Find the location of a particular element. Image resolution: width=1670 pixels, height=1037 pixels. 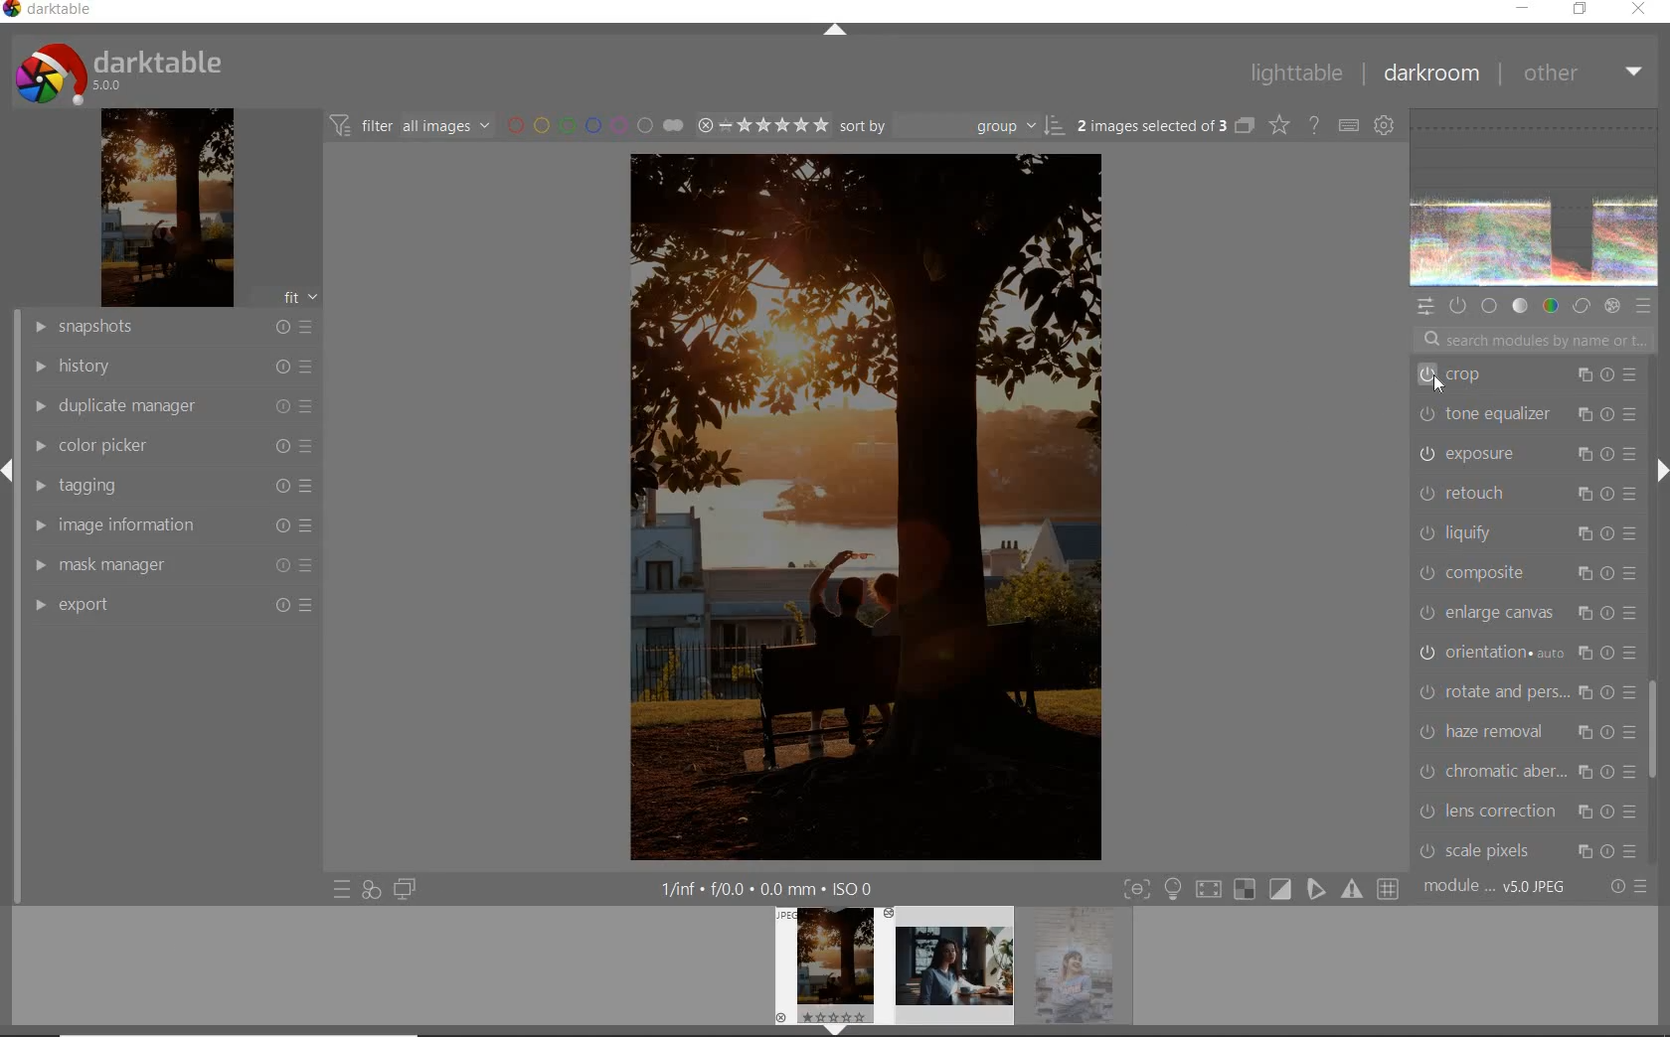

base is located at coordinates (1489, 307).